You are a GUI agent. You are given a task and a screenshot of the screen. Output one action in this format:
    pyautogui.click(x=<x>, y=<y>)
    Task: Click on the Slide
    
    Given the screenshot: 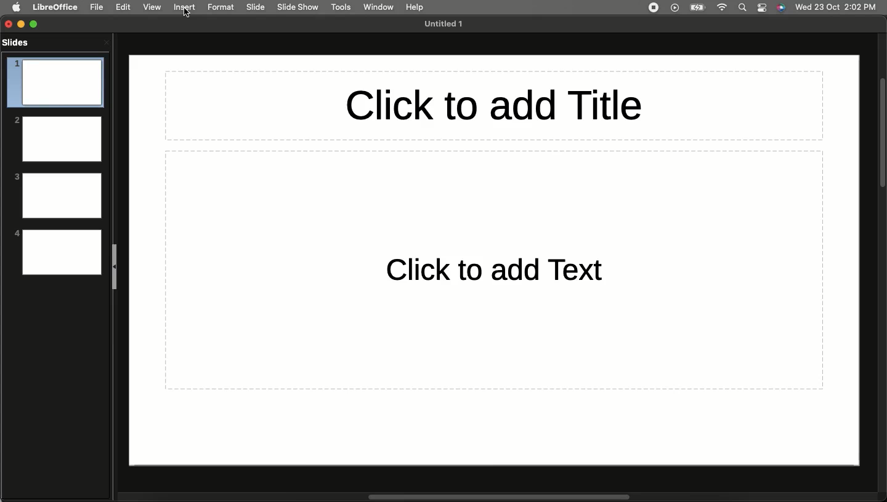 What is the action you would take?
    pyautogui.click(x=256, y=7)
    